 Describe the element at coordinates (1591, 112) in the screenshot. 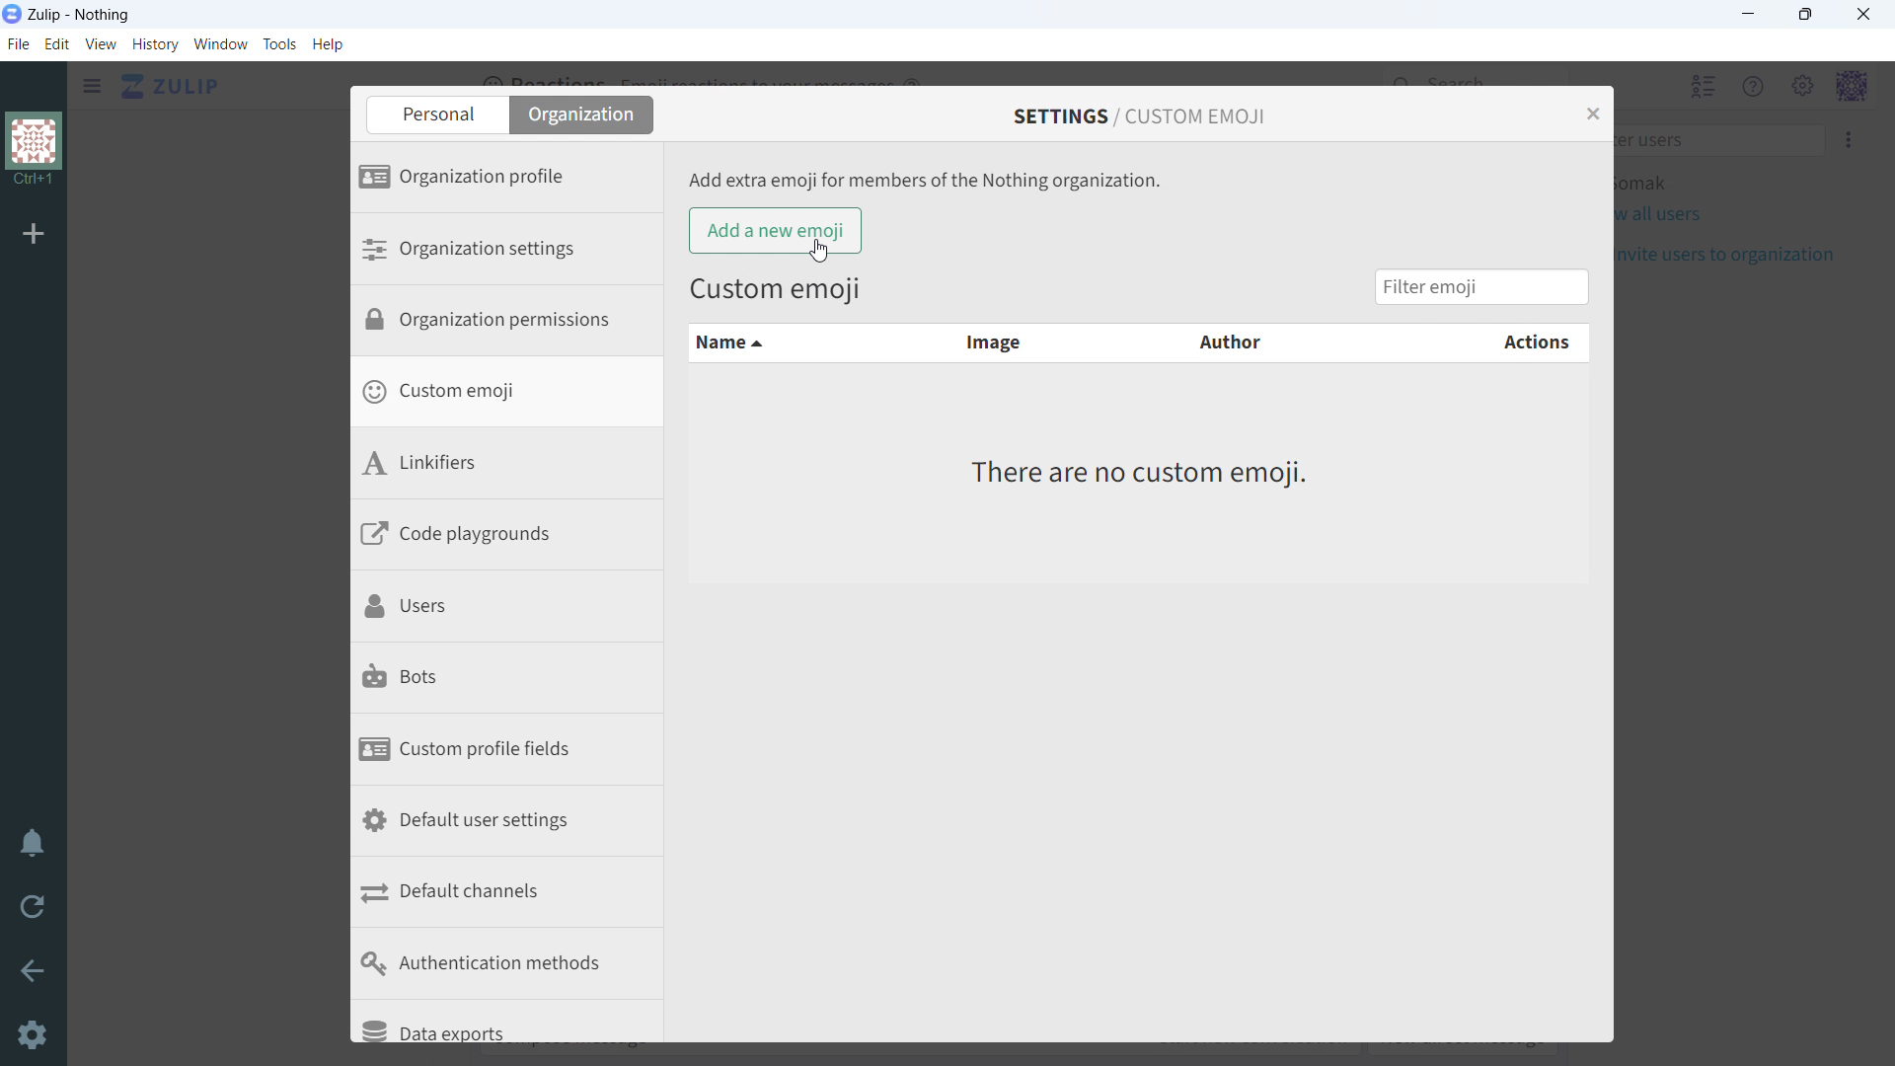

I see `close` at that location.